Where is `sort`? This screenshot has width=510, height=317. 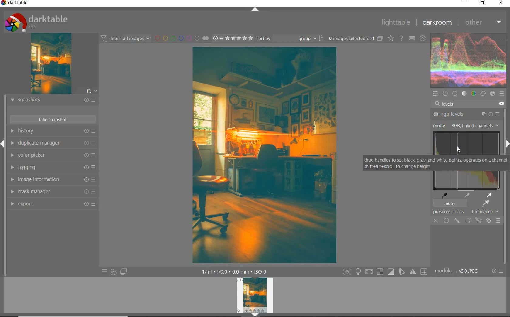
sort is located at coordinates (291, 39).